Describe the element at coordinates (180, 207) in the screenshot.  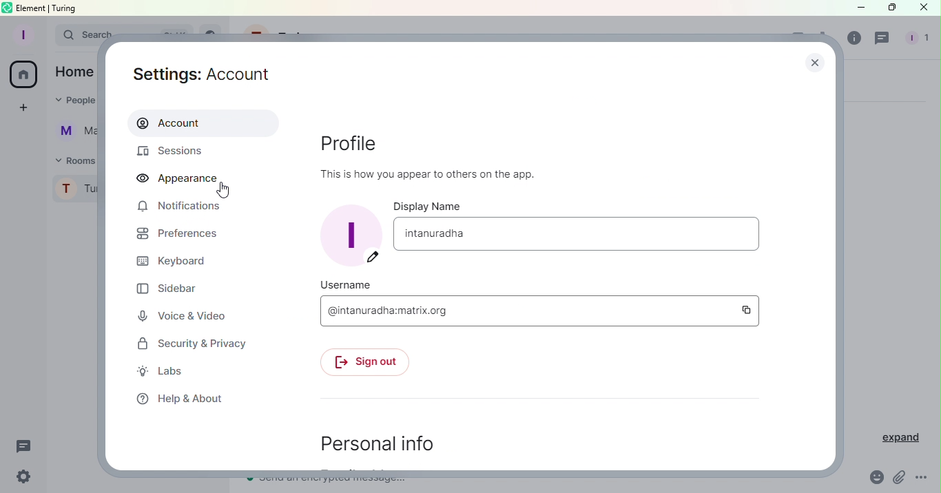
I see `Notifications` at that location.